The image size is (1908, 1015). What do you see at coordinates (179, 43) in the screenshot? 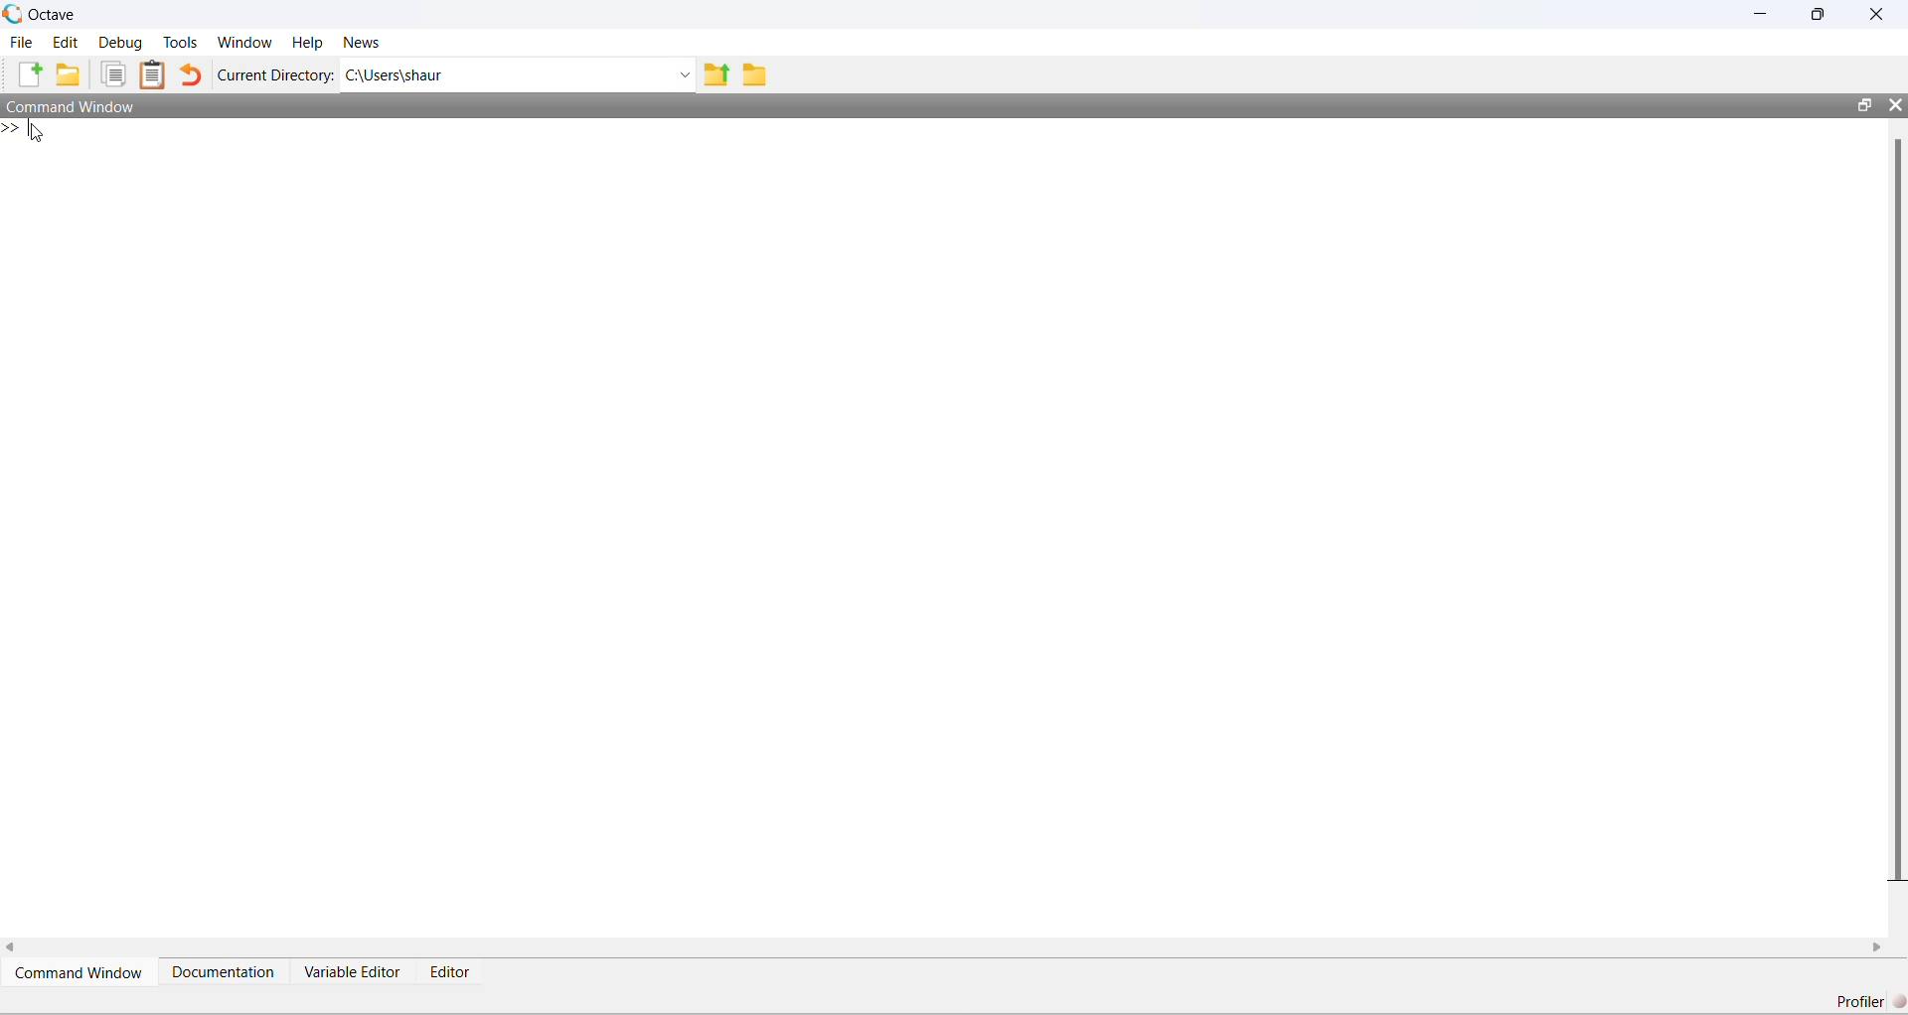
I see `Tools` at bounding box center [179, 43].